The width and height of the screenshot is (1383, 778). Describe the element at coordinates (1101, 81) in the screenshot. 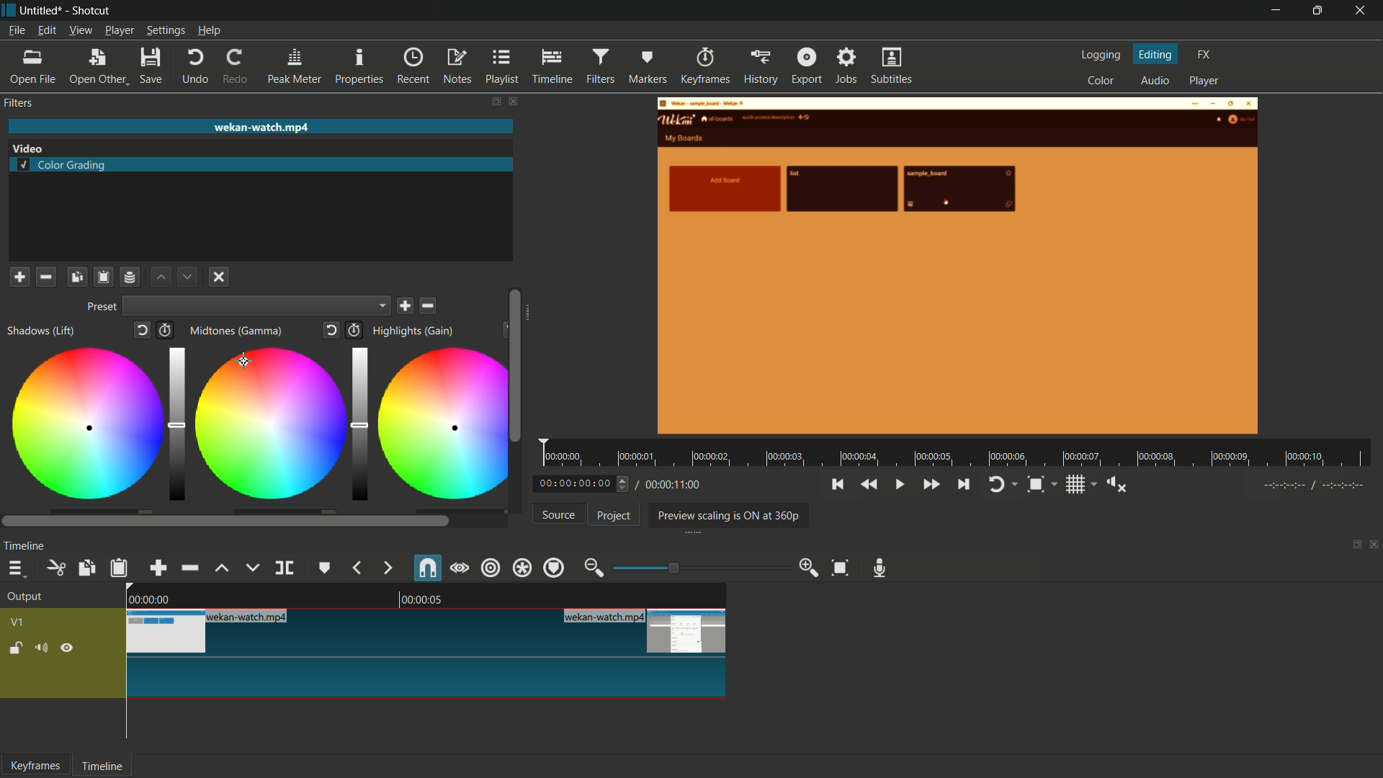

I see `color` at that location.